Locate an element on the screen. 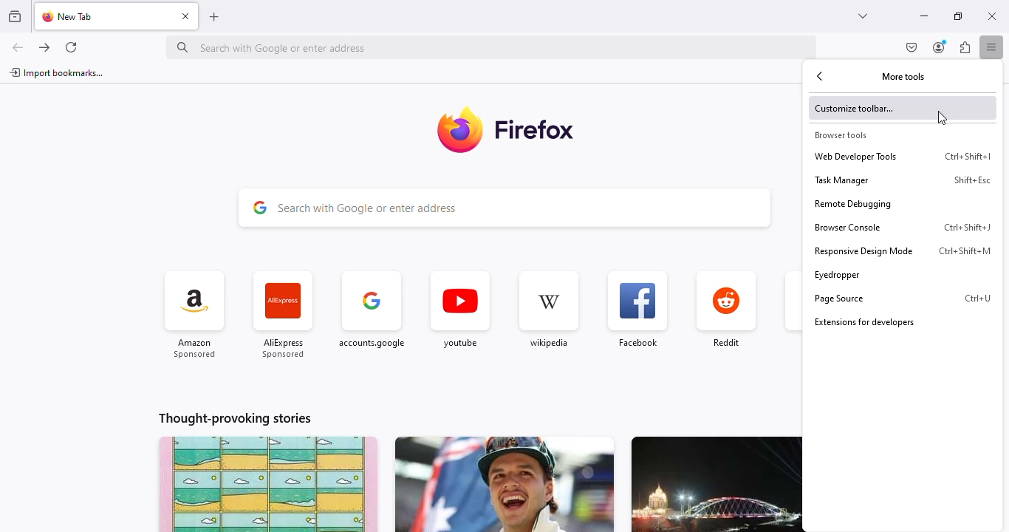  go forward  one page is located at coordinates (45, 47).